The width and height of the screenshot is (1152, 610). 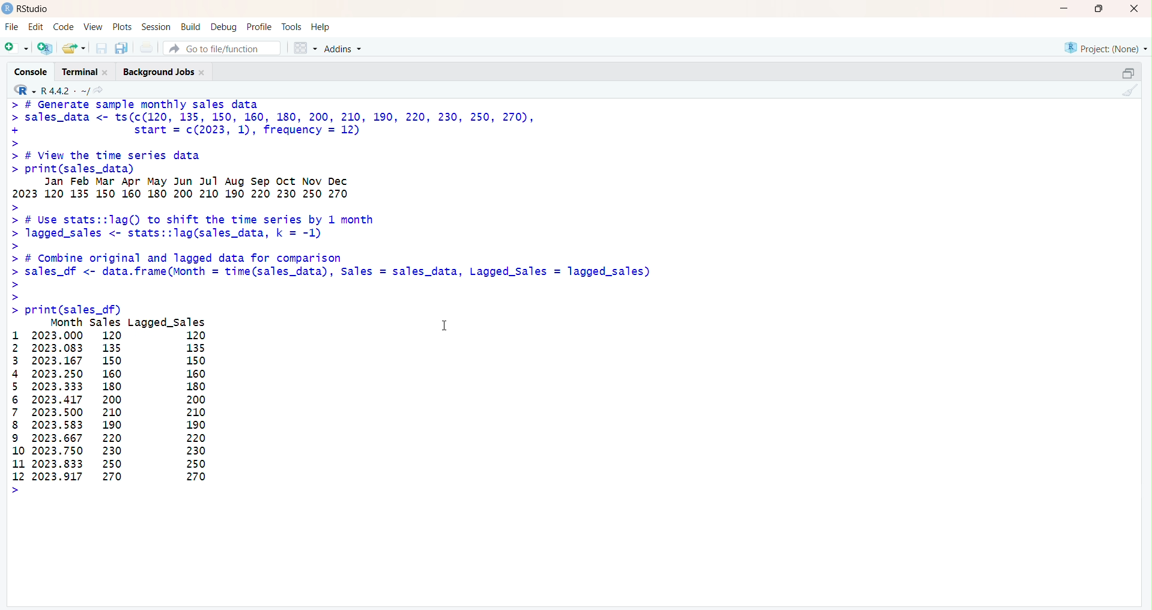 I want to click on > # View the Time series data> print(sales_data), so click(x=142, y=162).